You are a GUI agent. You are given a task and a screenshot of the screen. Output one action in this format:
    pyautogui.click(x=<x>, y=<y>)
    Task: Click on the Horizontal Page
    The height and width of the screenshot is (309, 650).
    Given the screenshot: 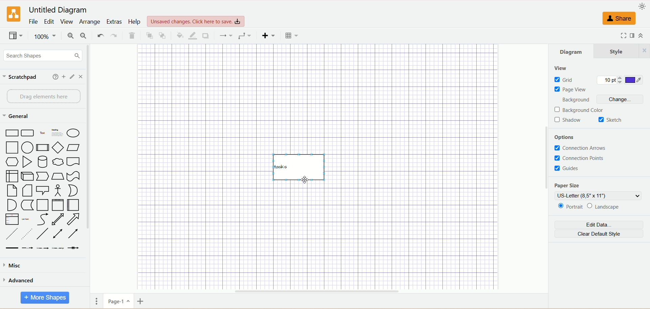 What is the action you would take?
    pyautogui.click(x=73, y=205)
    